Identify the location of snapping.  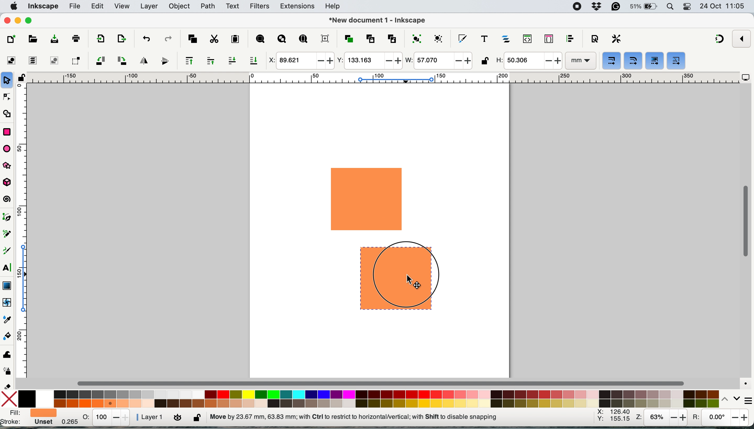
(720, 39).